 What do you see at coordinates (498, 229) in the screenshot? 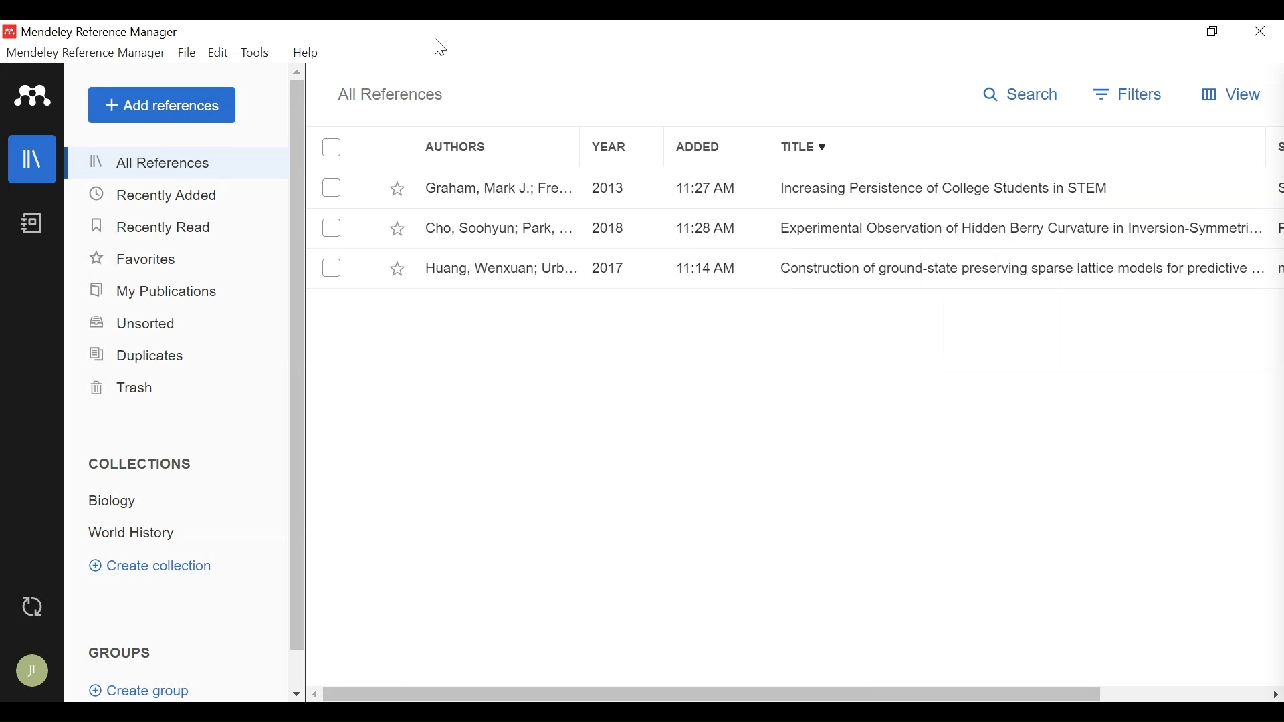
I see `Author` at bounding box center [498, 229].